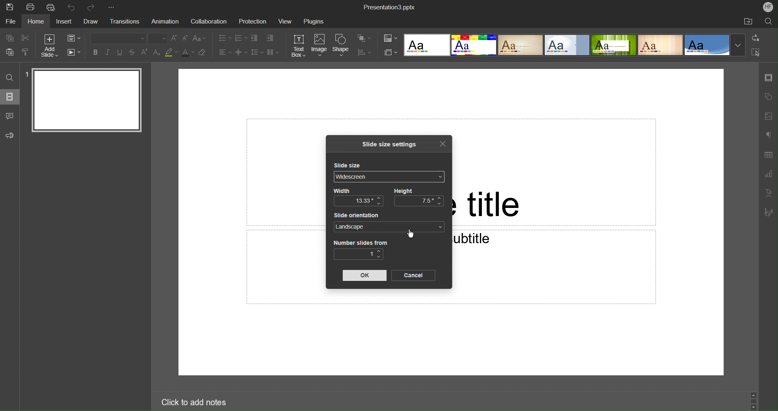  What do you see at coordinates (365, 52) in the screenshot?
I see `Align` at bounding box center [365, 52].